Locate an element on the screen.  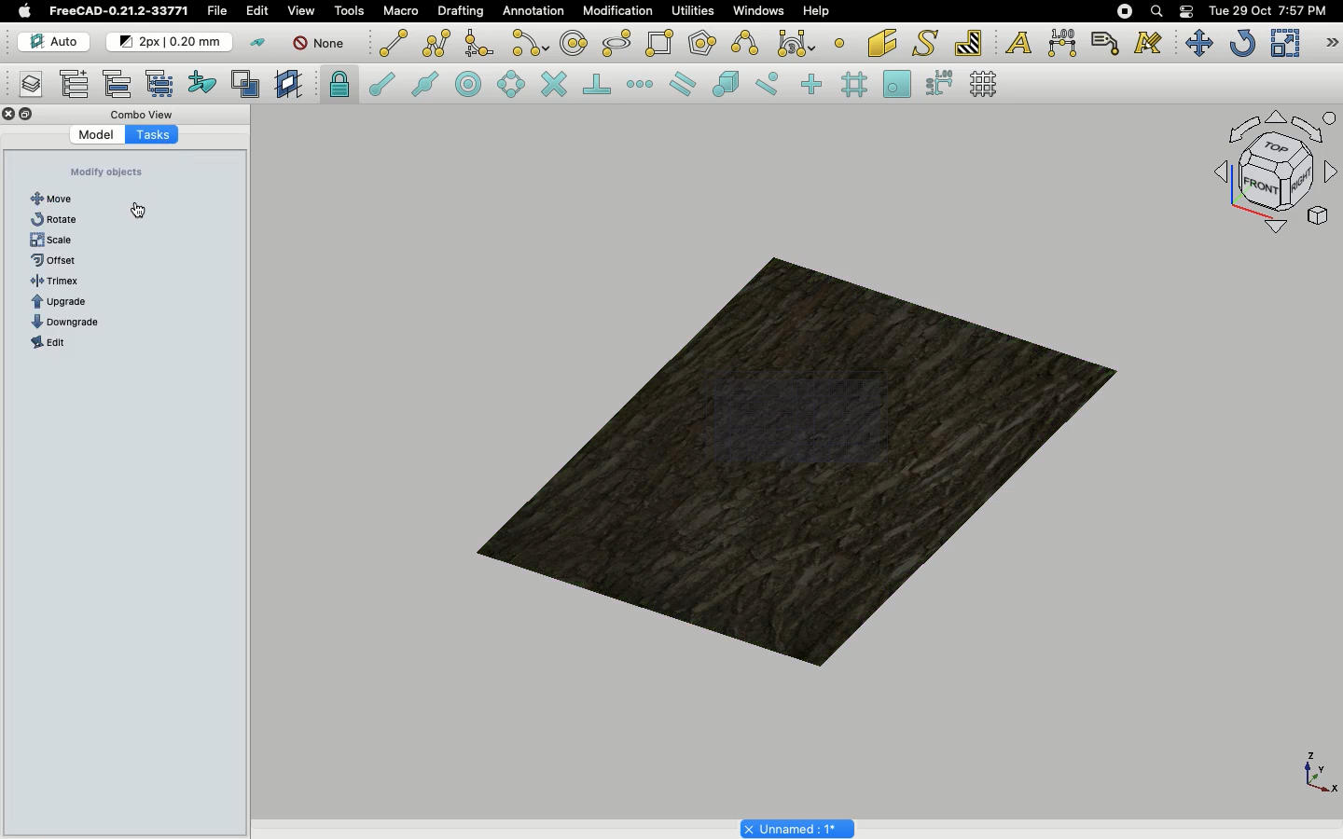
Axis is located at coordinates (1316, 771).